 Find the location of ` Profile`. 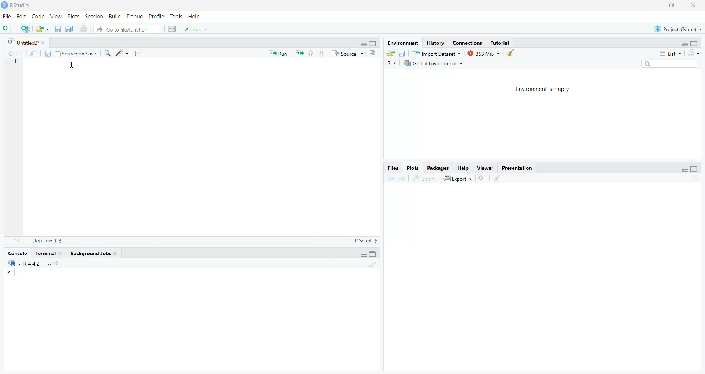

 Profile is located at coordinates (156, 16).